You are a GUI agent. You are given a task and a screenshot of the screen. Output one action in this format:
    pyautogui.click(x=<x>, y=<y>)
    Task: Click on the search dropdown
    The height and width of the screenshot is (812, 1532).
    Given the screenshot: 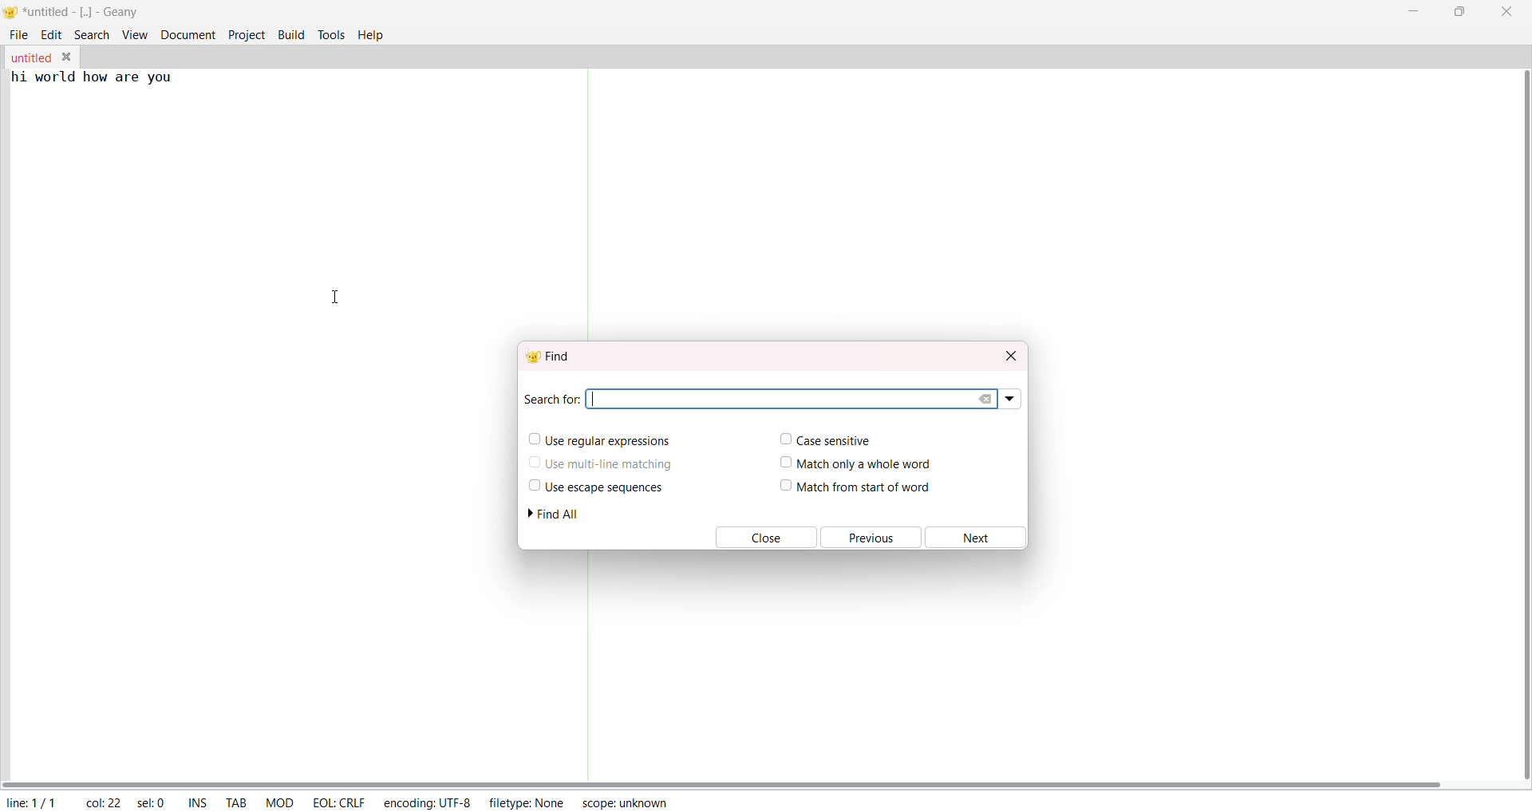 What is the action you would take?
    pyautogui.click(x=1015, y=398)
    